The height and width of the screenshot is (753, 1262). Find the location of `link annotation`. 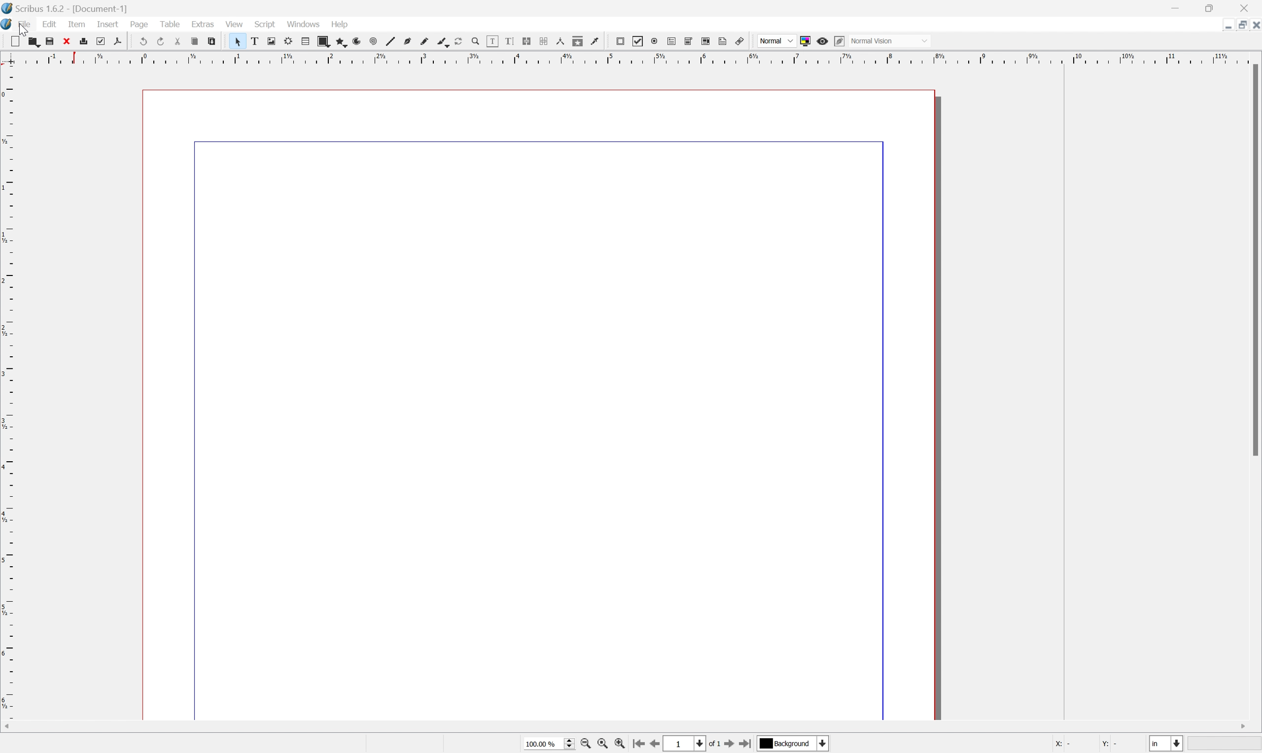

link annotation is located at coordinates (742, 41).